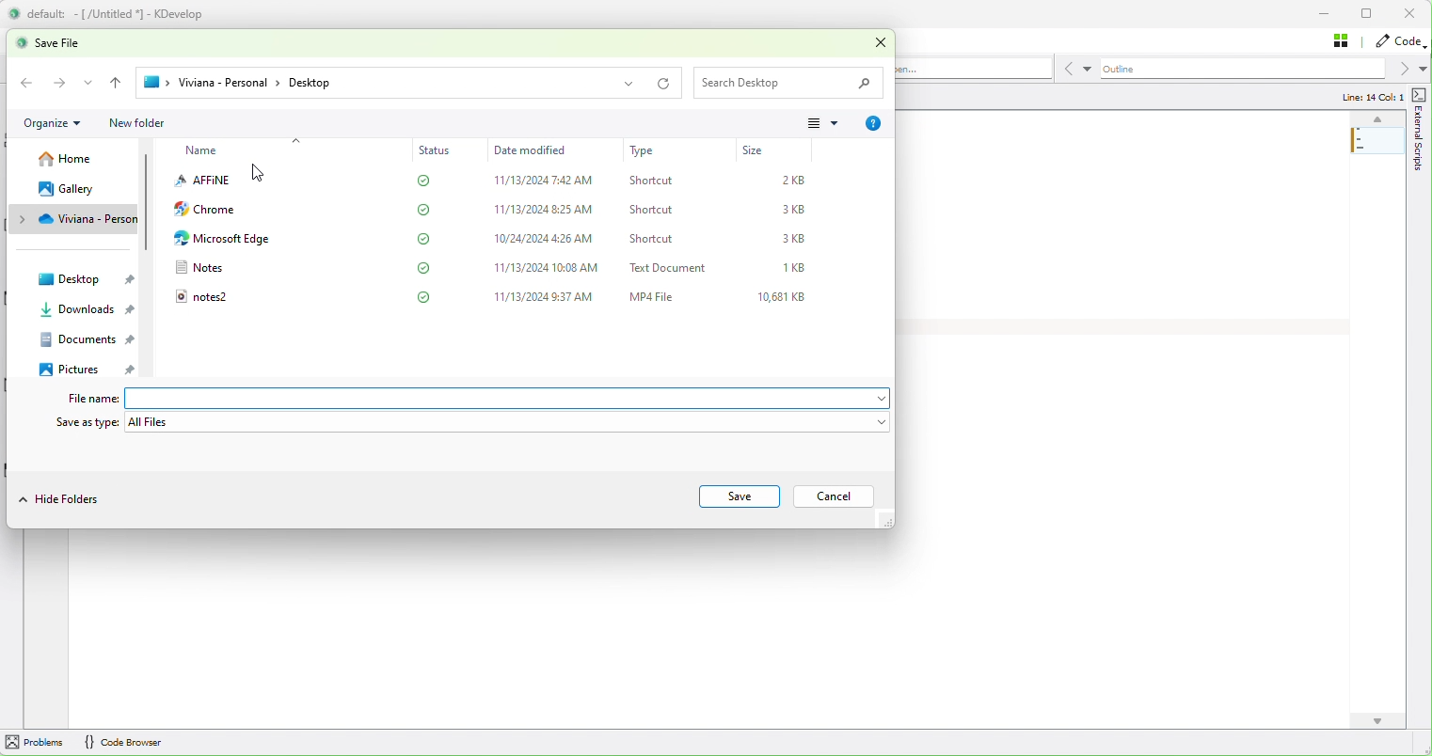 This screenshot has height=756, width=1432. Describe the element at coordinates (63, 497) in the screenshot. I see `Hide Folders` at that location.